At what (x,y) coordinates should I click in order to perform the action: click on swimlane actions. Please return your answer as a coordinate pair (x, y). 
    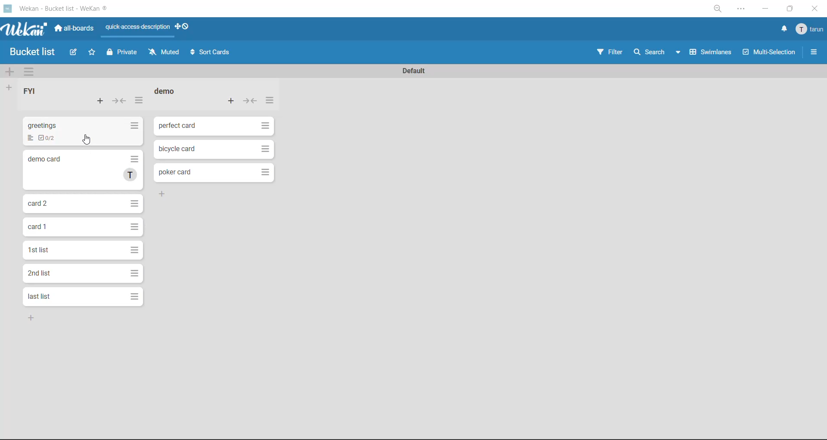
    Looking at the image, I should click on (29, 72).